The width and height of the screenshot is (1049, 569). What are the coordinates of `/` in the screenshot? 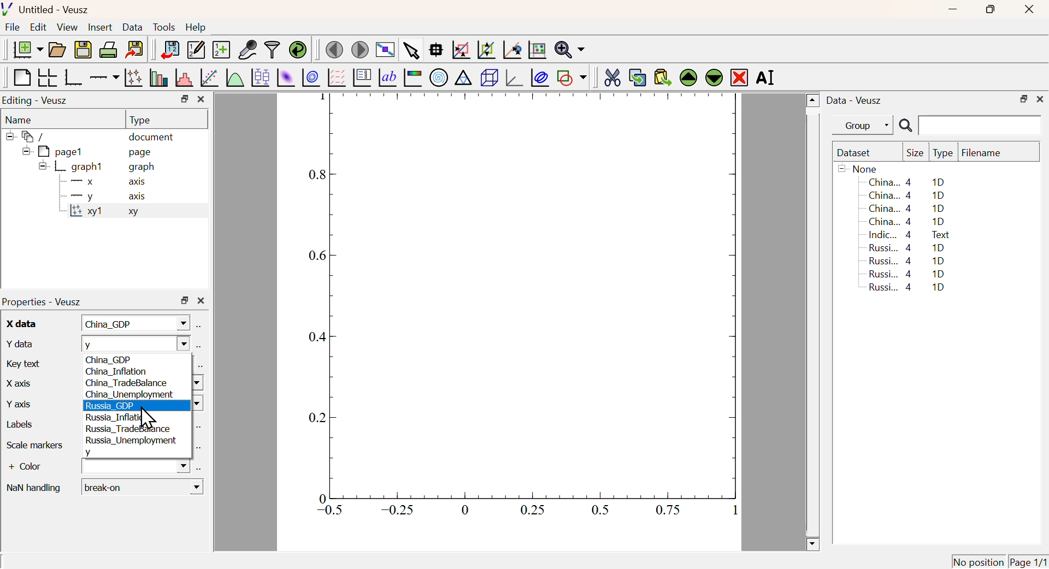 It's located at (27, 137).